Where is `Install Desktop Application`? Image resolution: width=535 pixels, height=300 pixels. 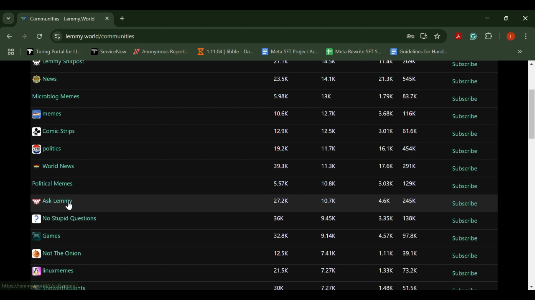 Install Desktop Application is located at coordinates (423, 36).